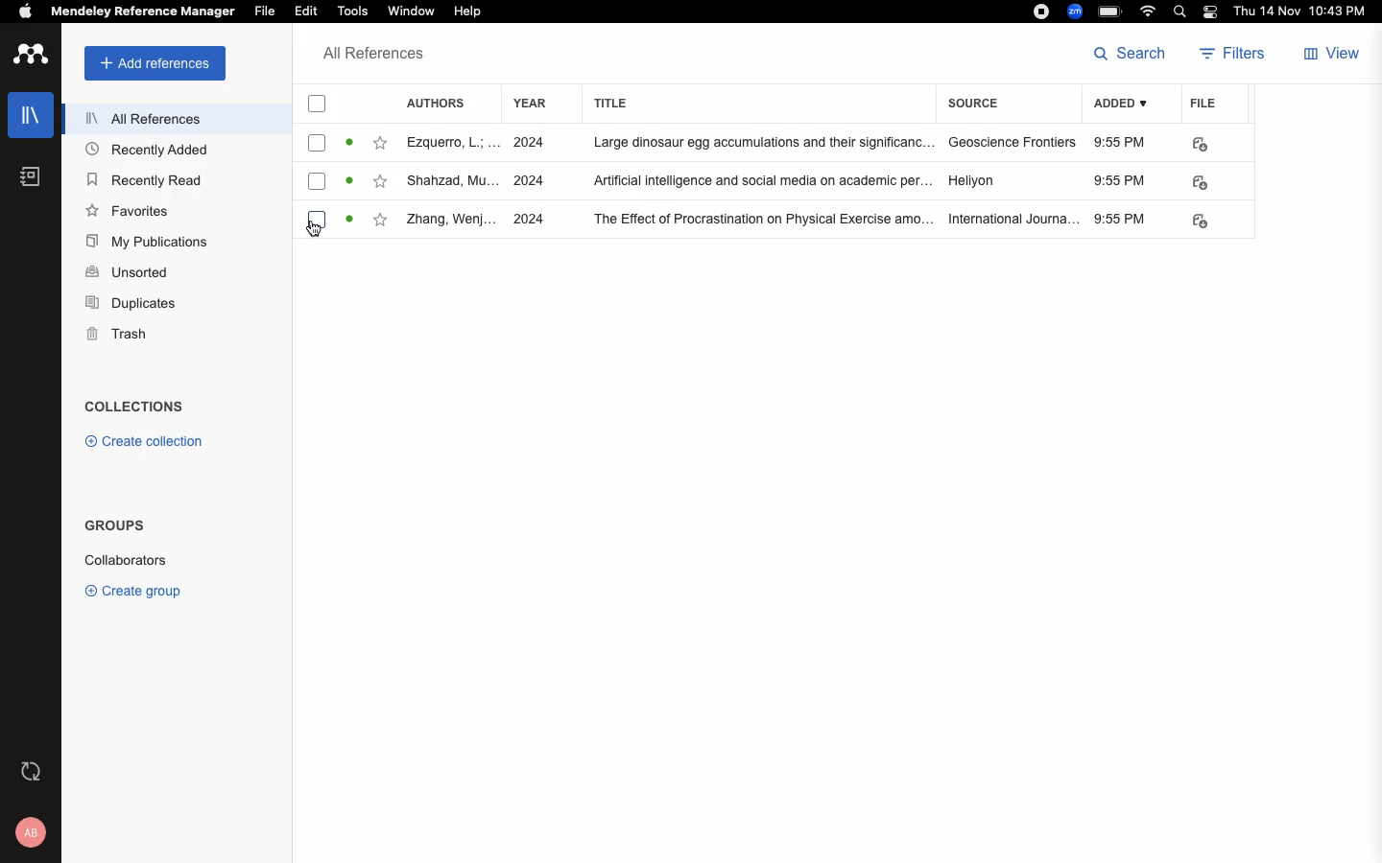 Image resolution: width=1382 pixels, height=863 pixels. What do you see at coordinates (979, 105) in the screenshot?
I see `Source` at bounding box center [979, 105].